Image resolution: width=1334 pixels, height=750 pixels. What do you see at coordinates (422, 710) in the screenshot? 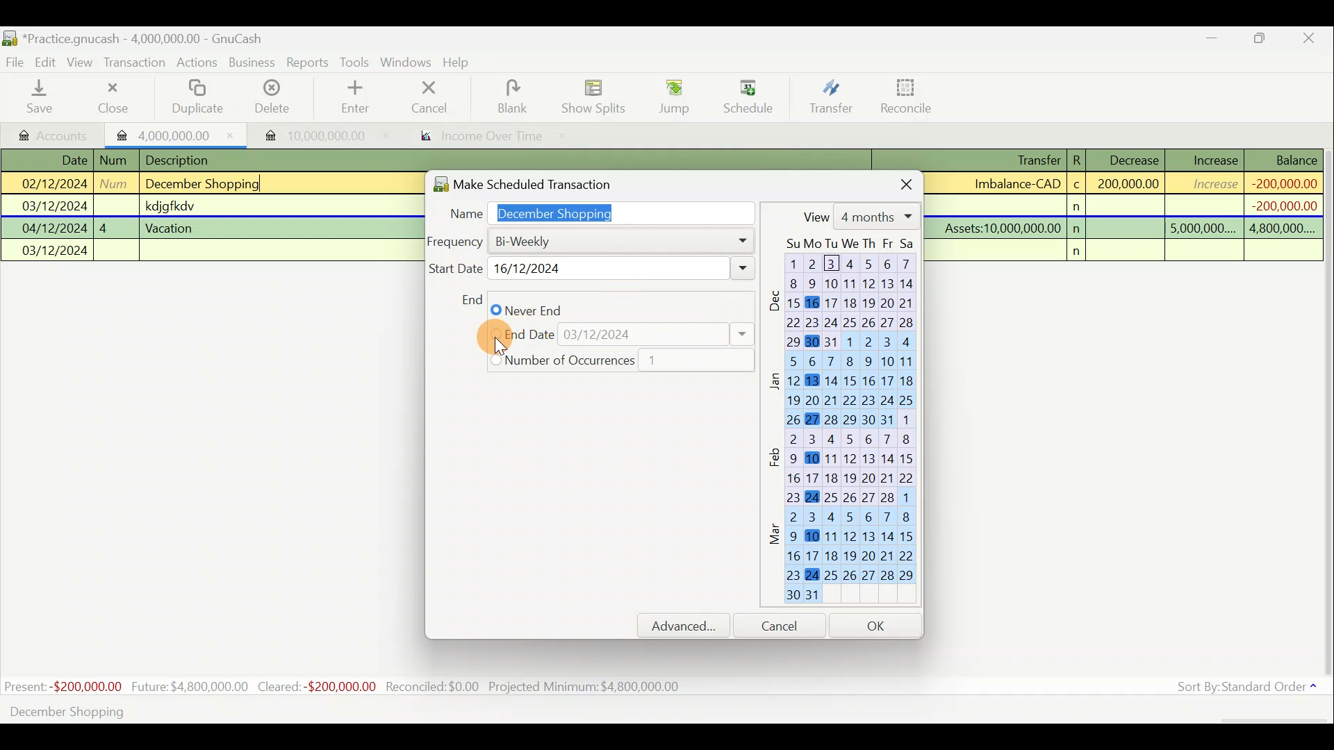
I see `Create a scheduled transaction` at bounding box center [422, 710].